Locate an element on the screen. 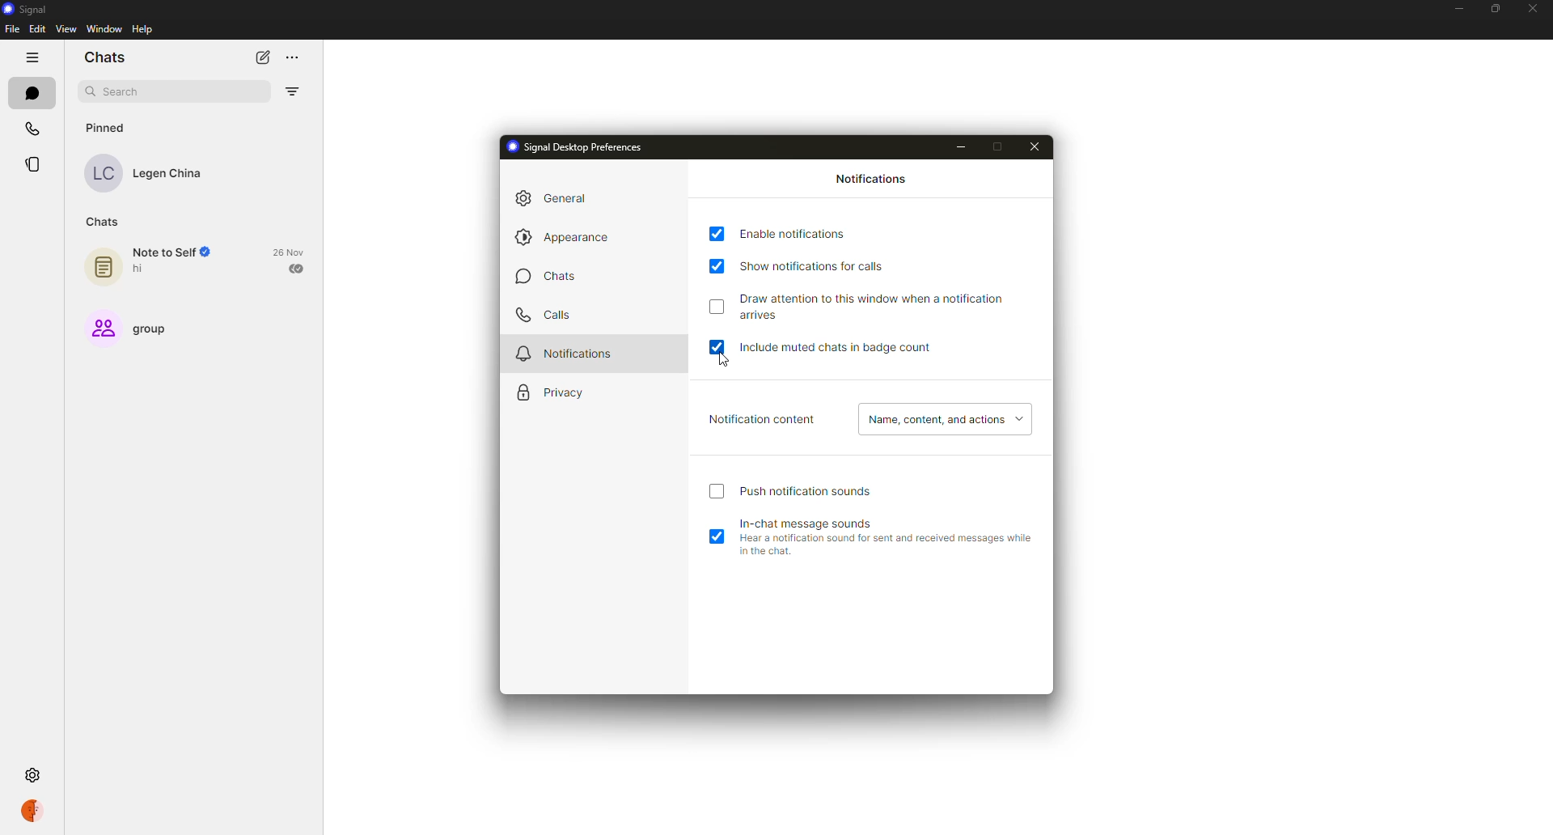  calls is located at coordinates (34, 128).